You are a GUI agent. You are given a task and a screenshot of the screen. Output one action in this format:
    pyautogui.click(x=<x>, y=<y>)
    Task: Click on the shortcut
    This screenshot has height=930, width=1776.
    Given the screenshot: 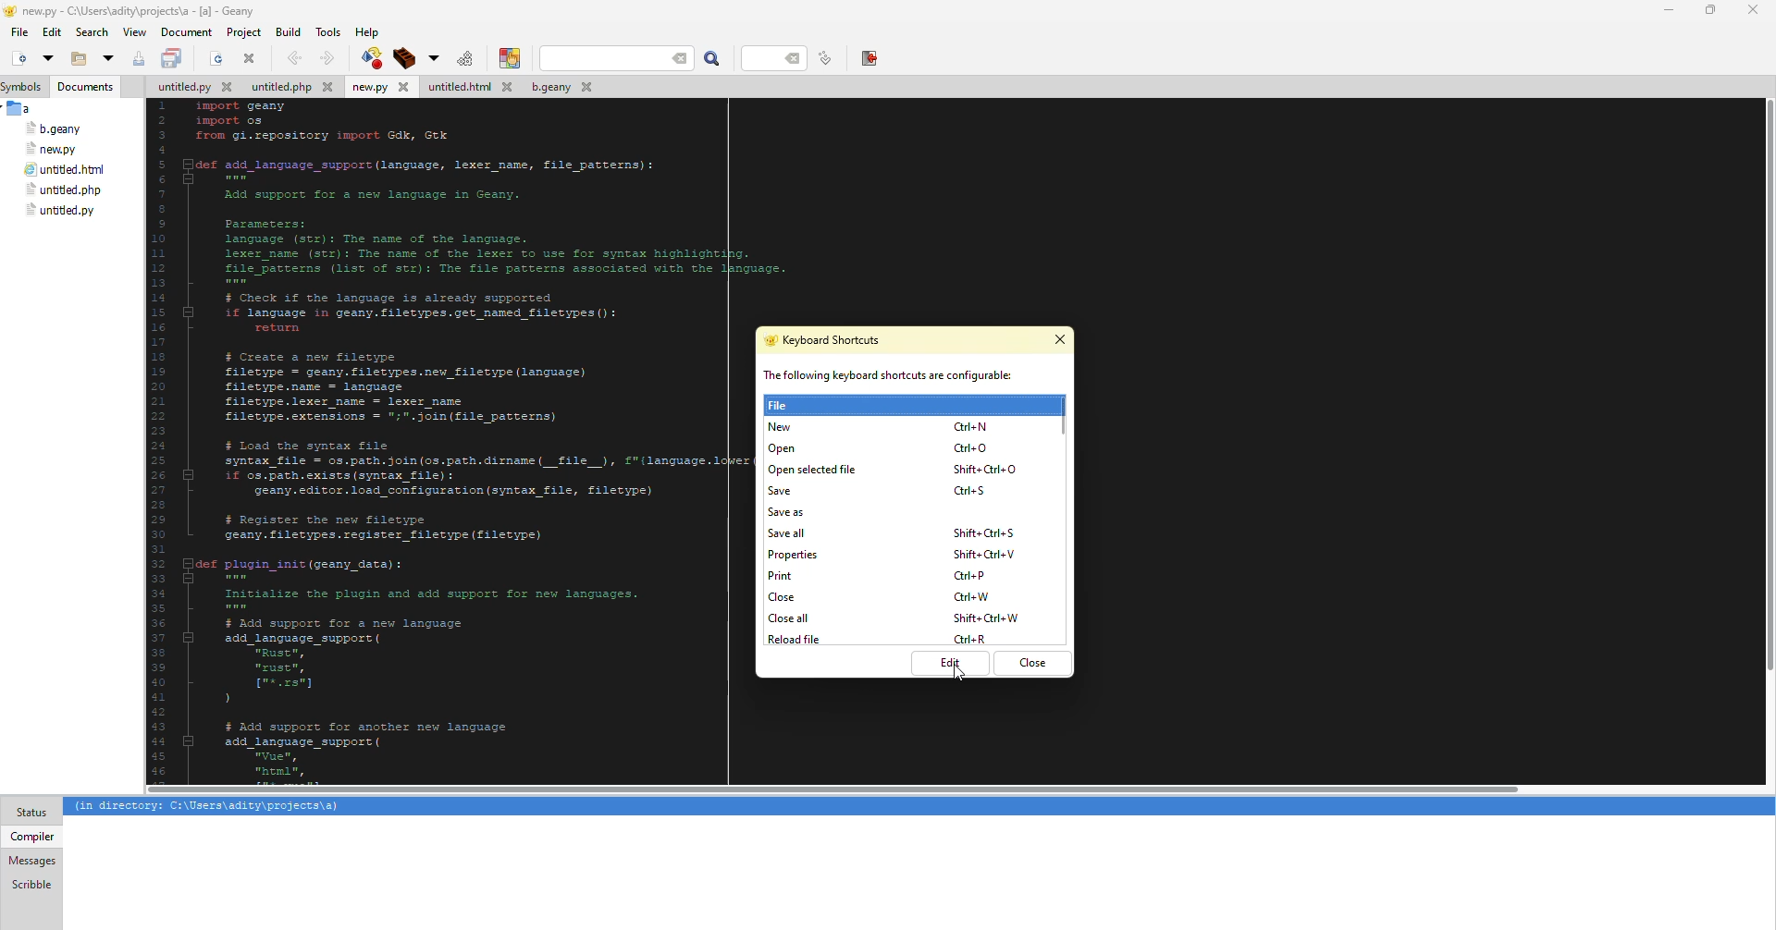 What is the action you would take?
    pyautogui.click(x=970, y=447)
    